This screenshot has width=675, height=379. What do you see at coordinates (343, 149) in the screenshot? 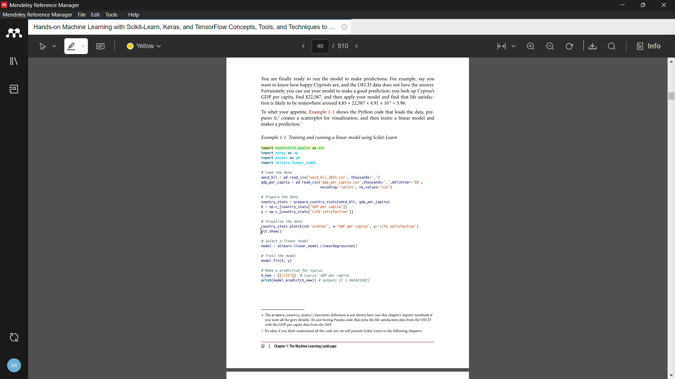
I see `Example 1-1. Training and running a linear model using Scikit-Learn
tnport matplotlib.pyplot as plt

nport nunpy as np.

tnport pandas as pd

tnport sklearn. Linear_nodel` at bounding box center [343, 149].